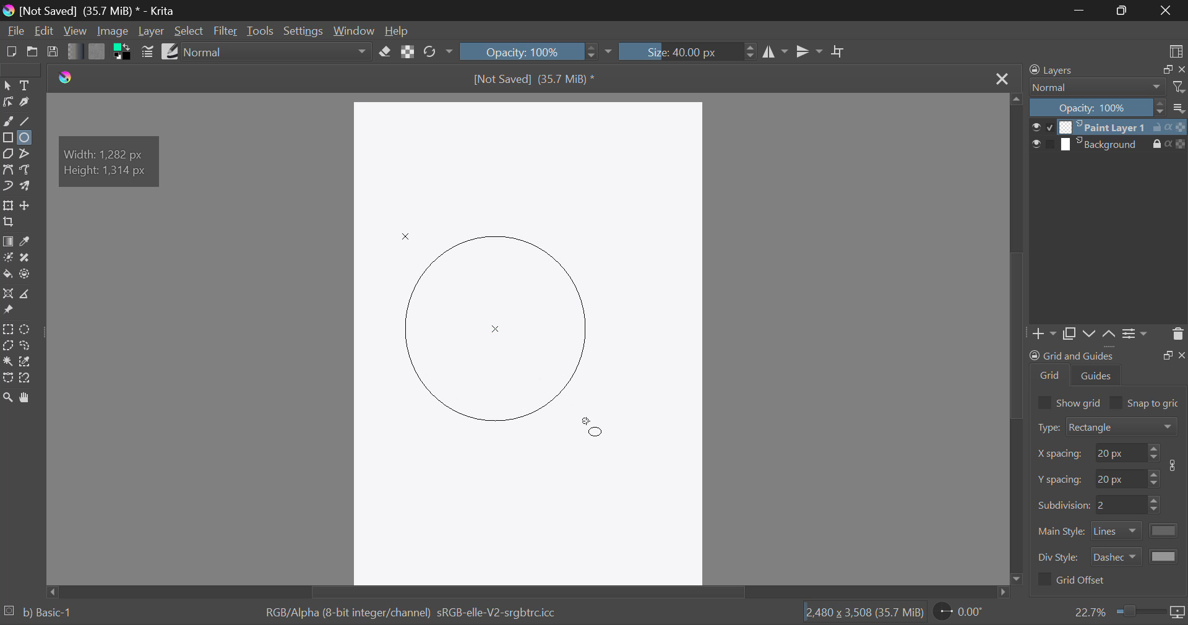  Describe the element at coordinates (7, 101) in the screenshot. I see `Edit Shapes` at that location.